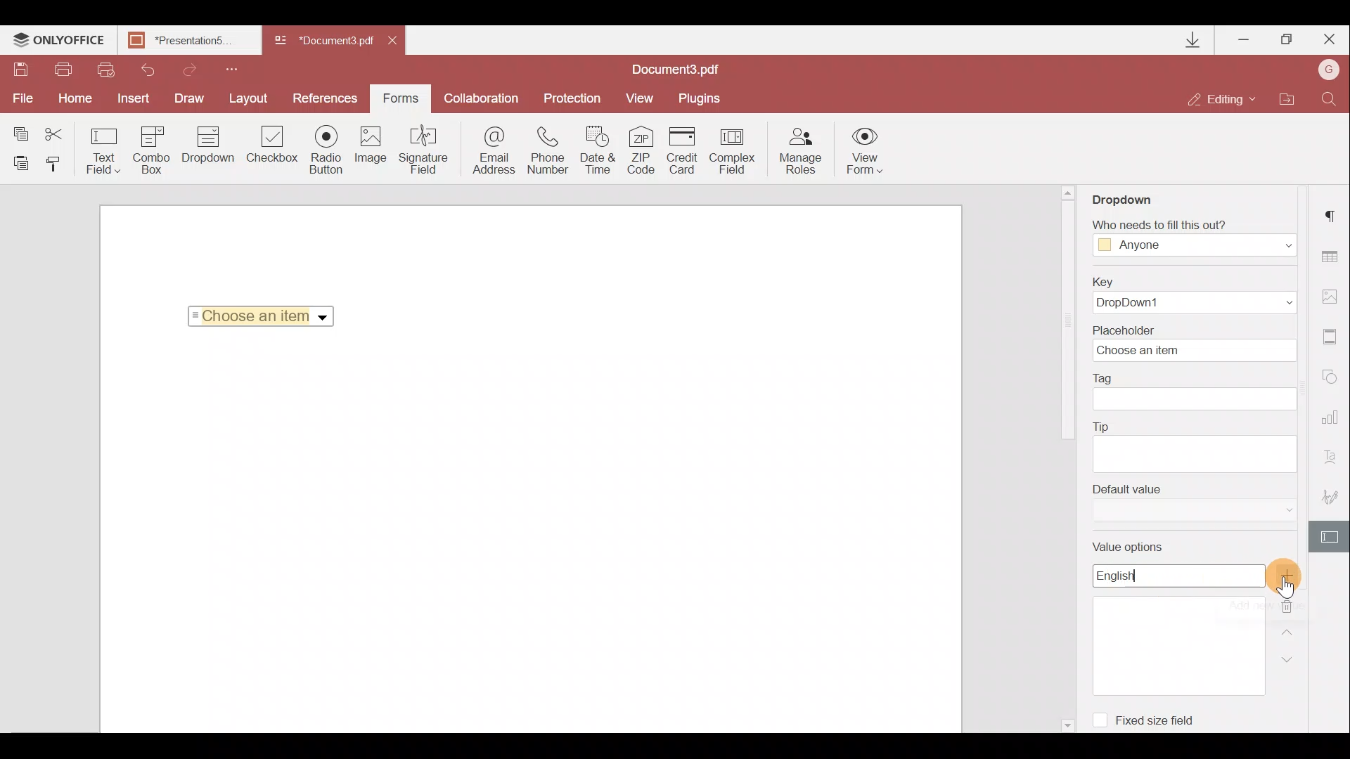  Describe the element at coordinates (1297, 604) in the screenshot. I see `Delete` at that location.